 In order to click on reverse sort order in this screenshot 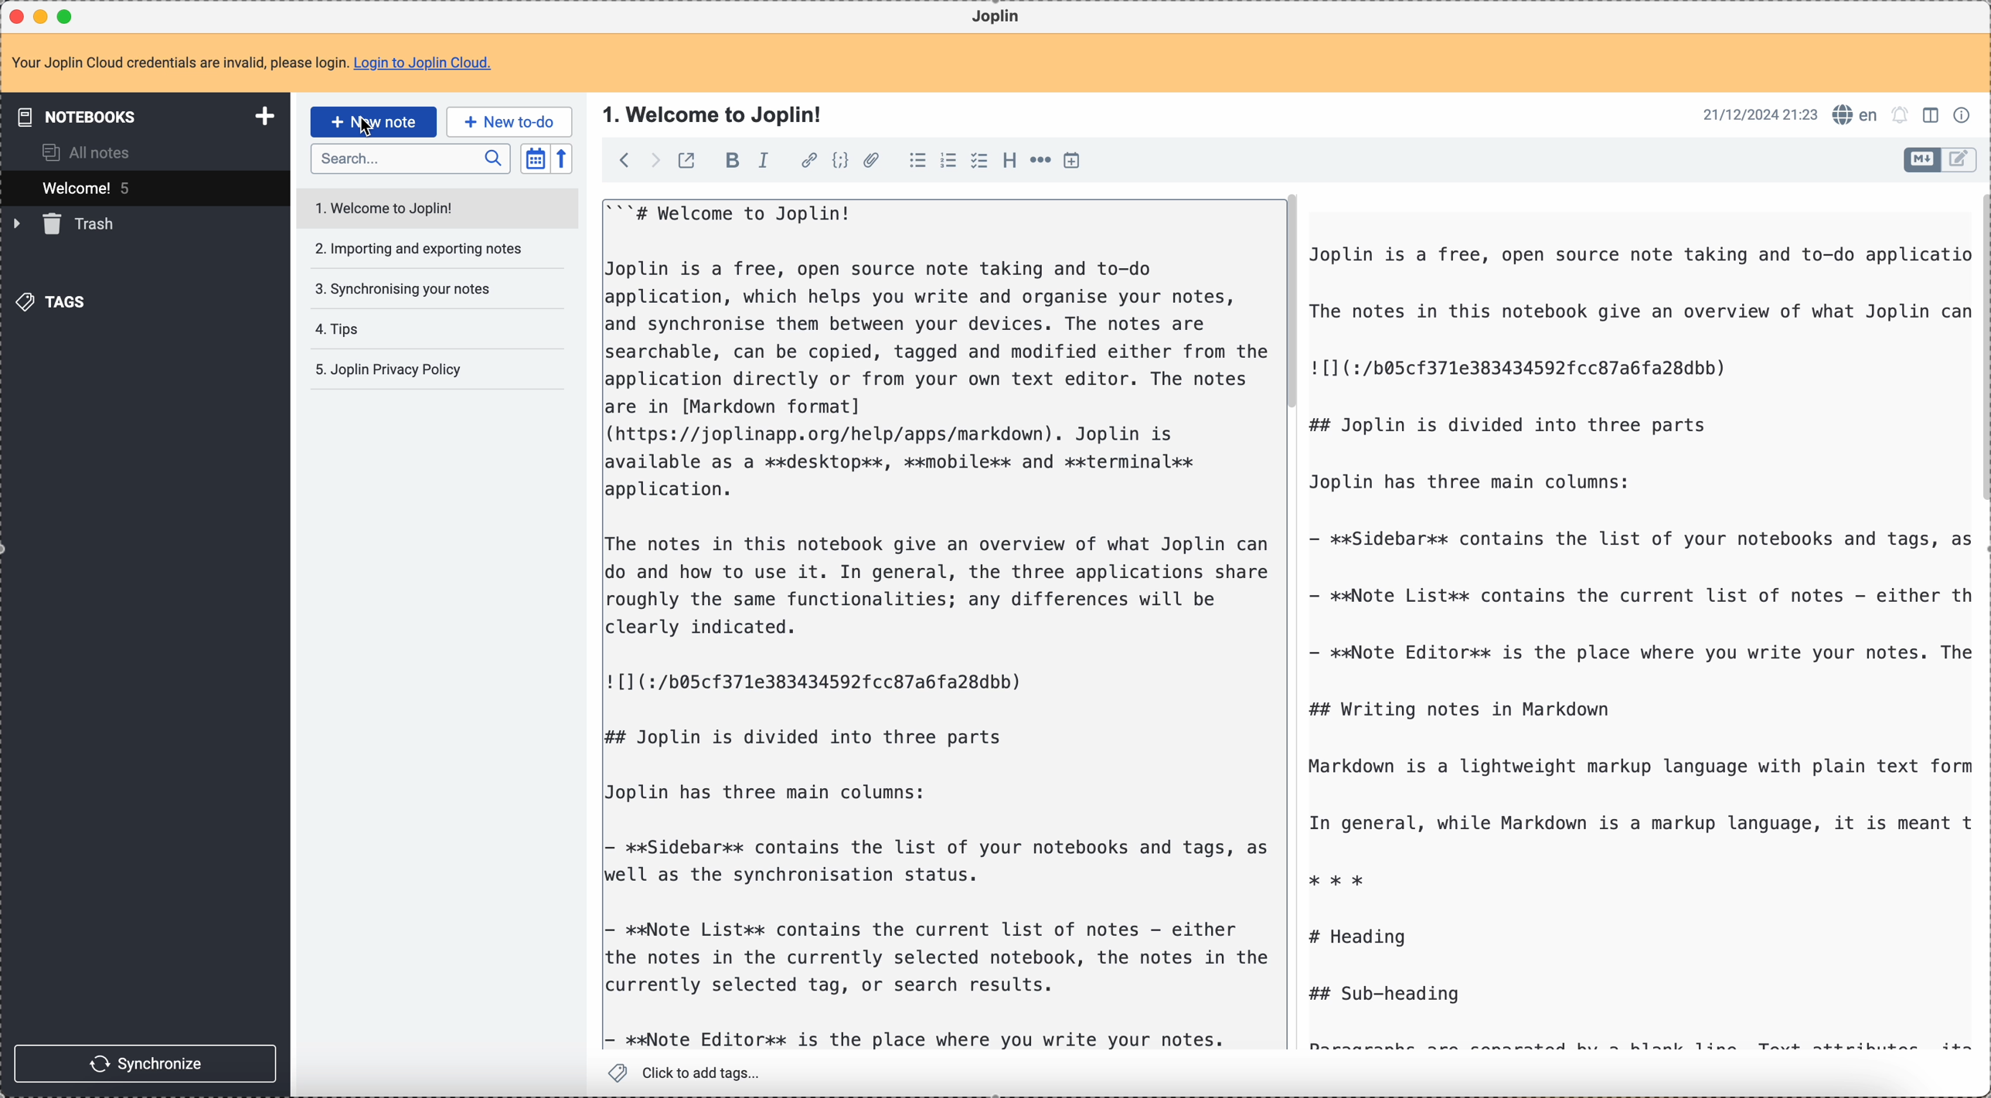, I will do `click(561, 158)`.